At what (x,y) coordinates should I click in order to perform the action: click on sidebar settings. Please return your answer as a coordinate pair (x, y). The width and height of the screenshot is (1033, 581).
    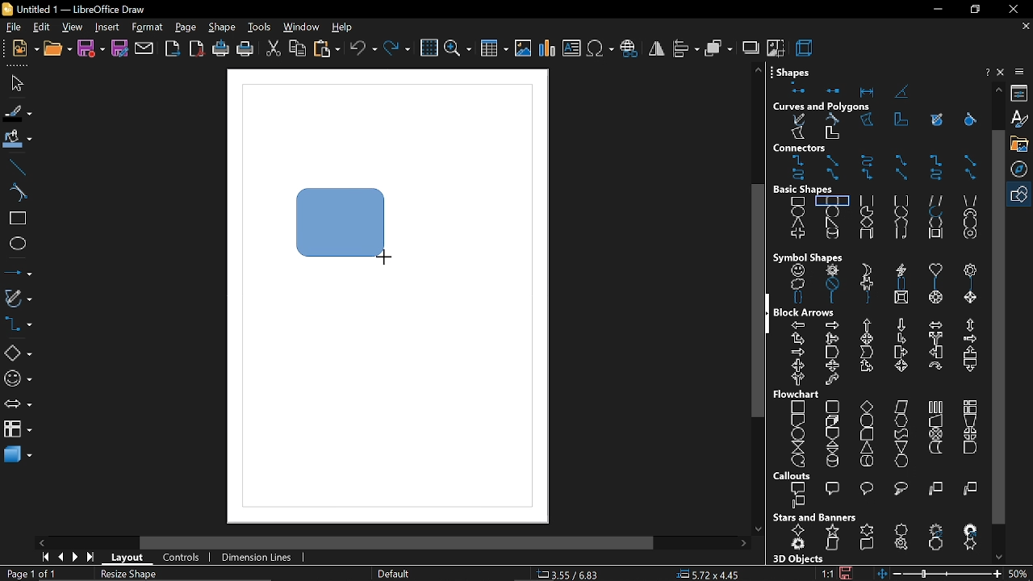
    Looking at the image, I should click on (1021, 72).